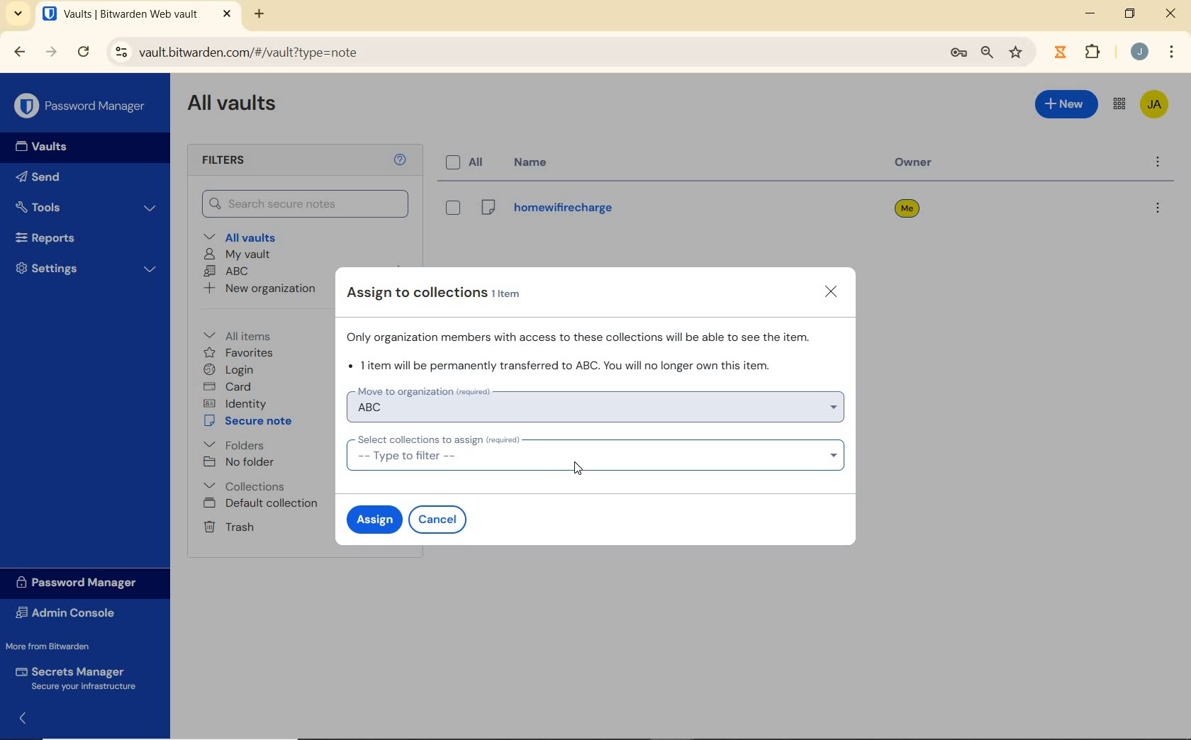 The height and width of the screenshot is (740, 1191). Describe the element at coordinates (598, 450) in the screenshot. I see `select collection to assign` at that location.